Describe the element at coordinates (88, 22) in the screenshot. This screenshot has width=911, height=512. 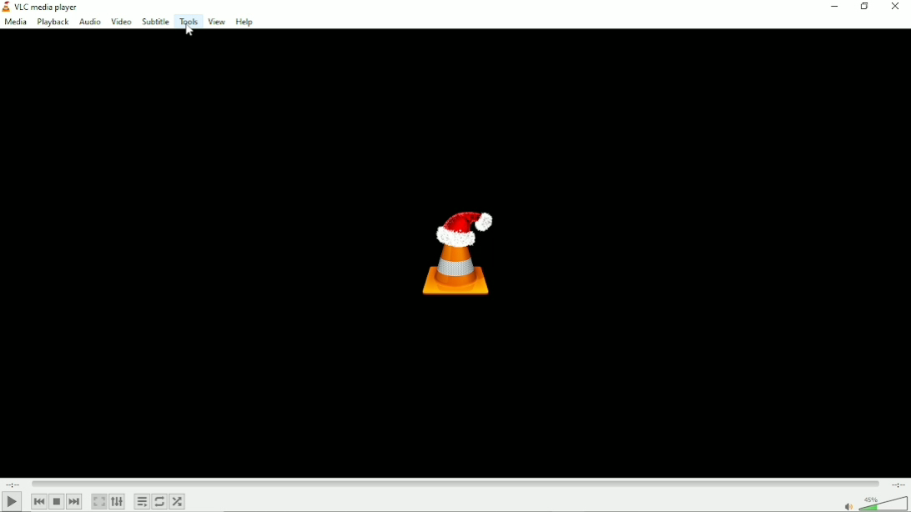
I see `Audio` at that location.